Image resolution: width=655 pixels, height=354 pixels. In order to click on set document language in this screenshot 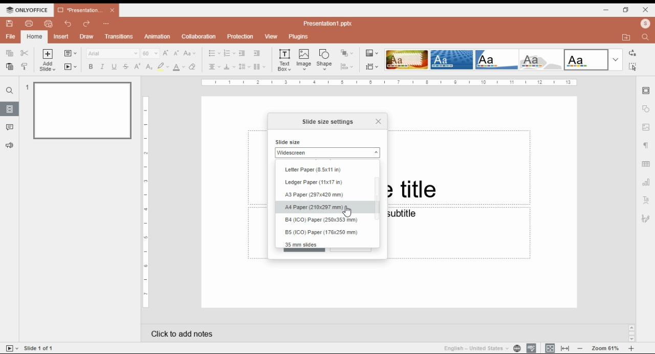, I will do `click(517, 348)`.